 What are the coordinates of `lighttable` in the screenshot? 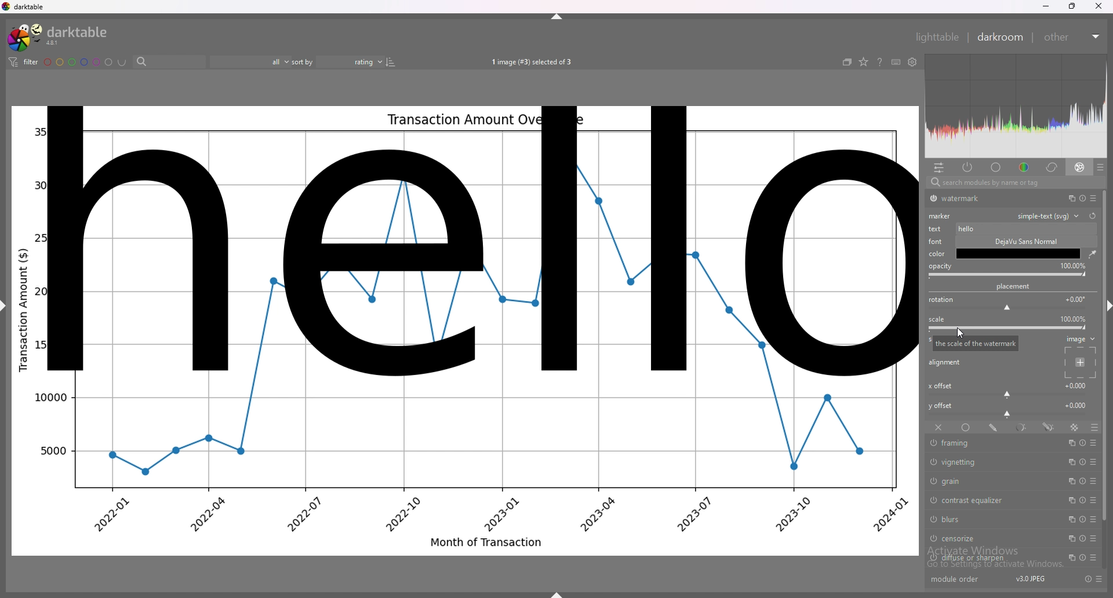 It's located at (936, 36).